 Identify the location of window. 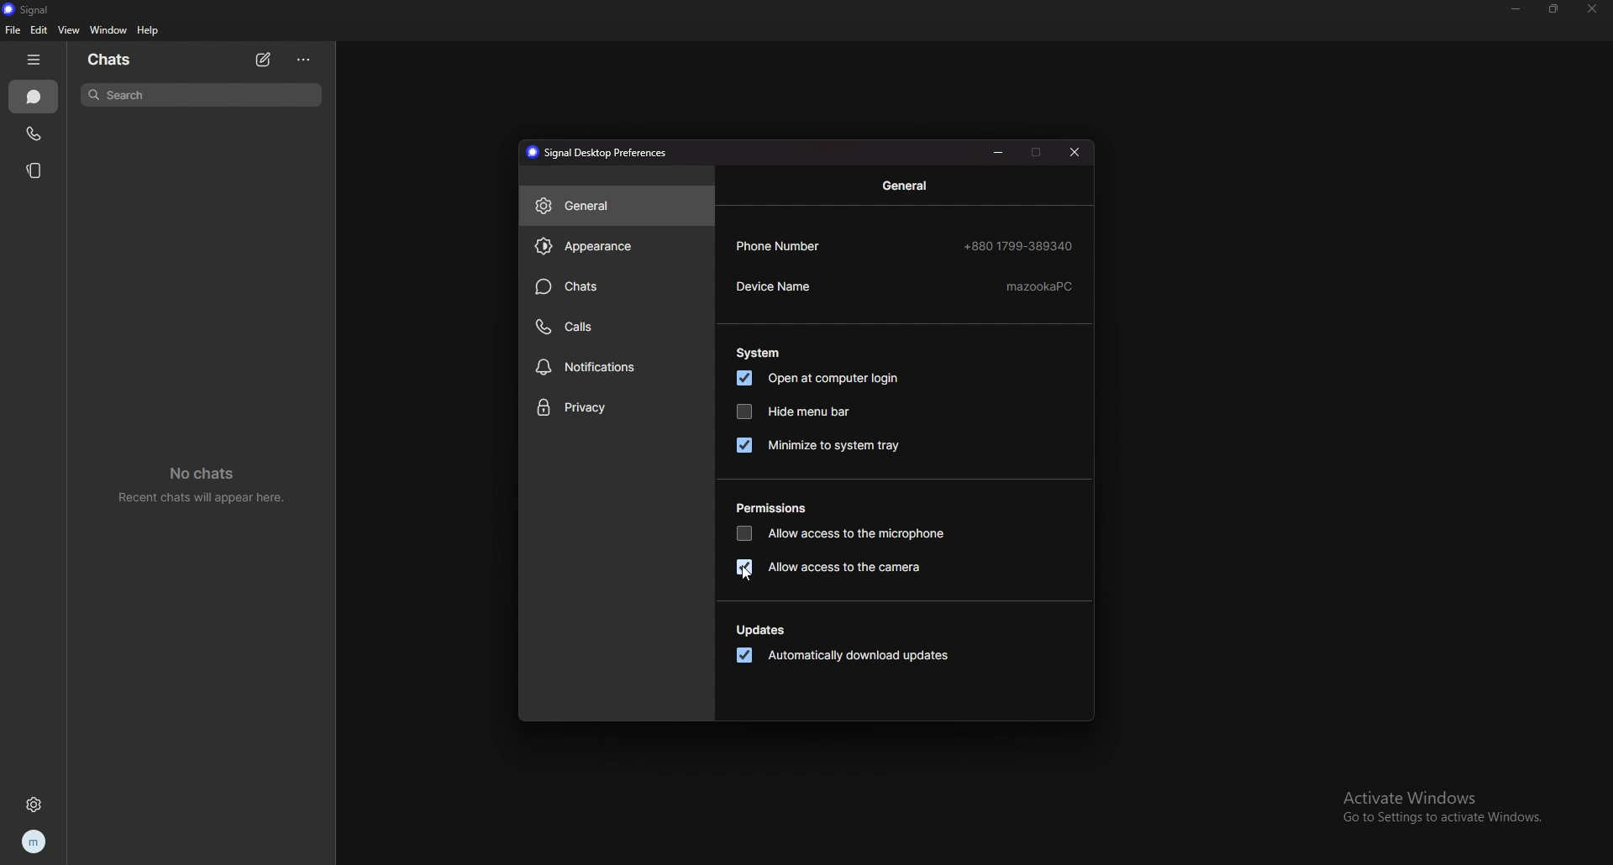
(111, 29).